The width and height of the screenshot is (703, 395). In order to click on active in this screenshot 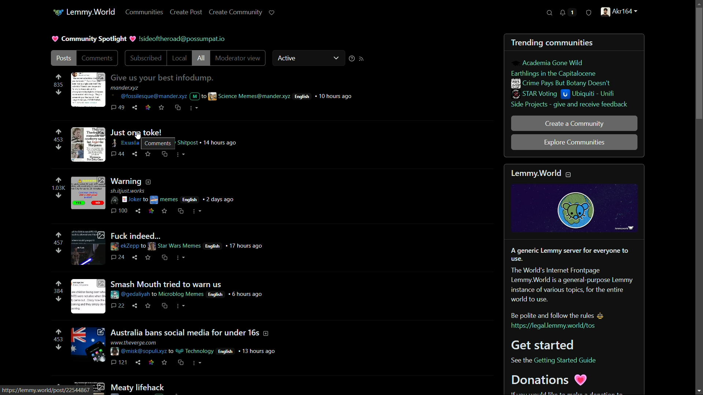, I will do `click(309, 57)`.